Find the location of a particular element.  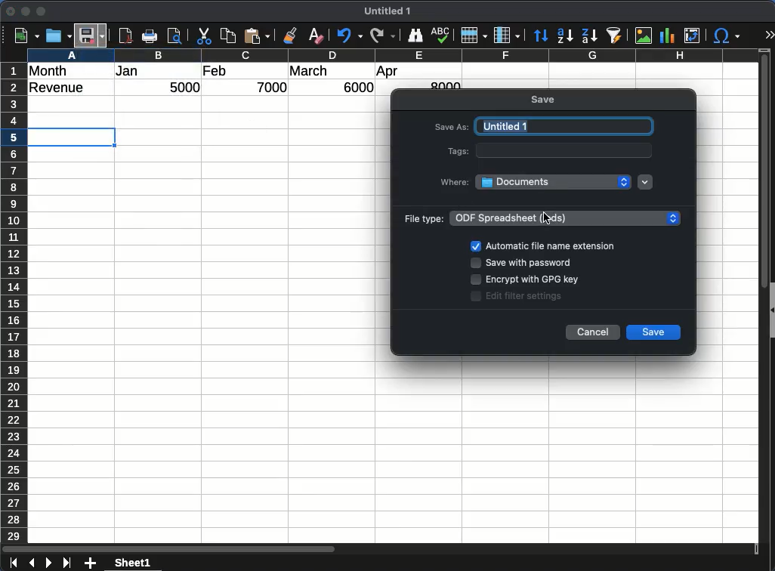

print preview is located at coordinates (176, 37).